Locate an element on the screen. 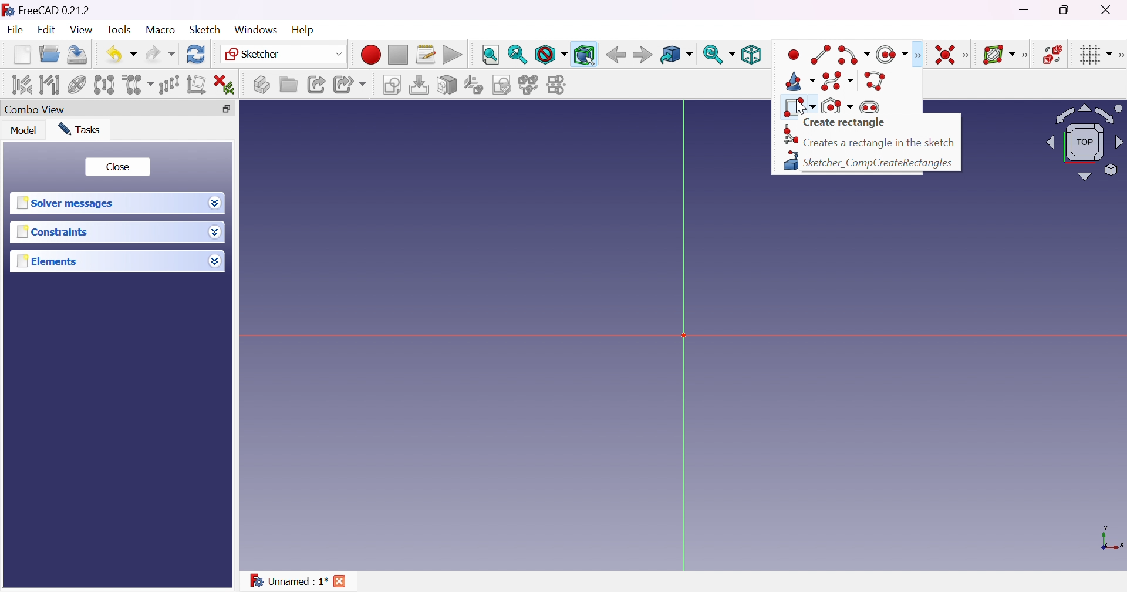  Undo is located at coordinates (122, 56).